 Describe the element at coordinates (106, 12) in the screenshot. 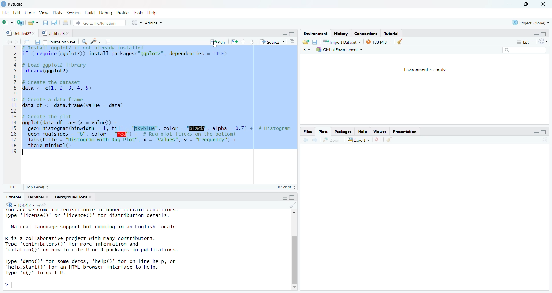

I see `Debug` at that location.